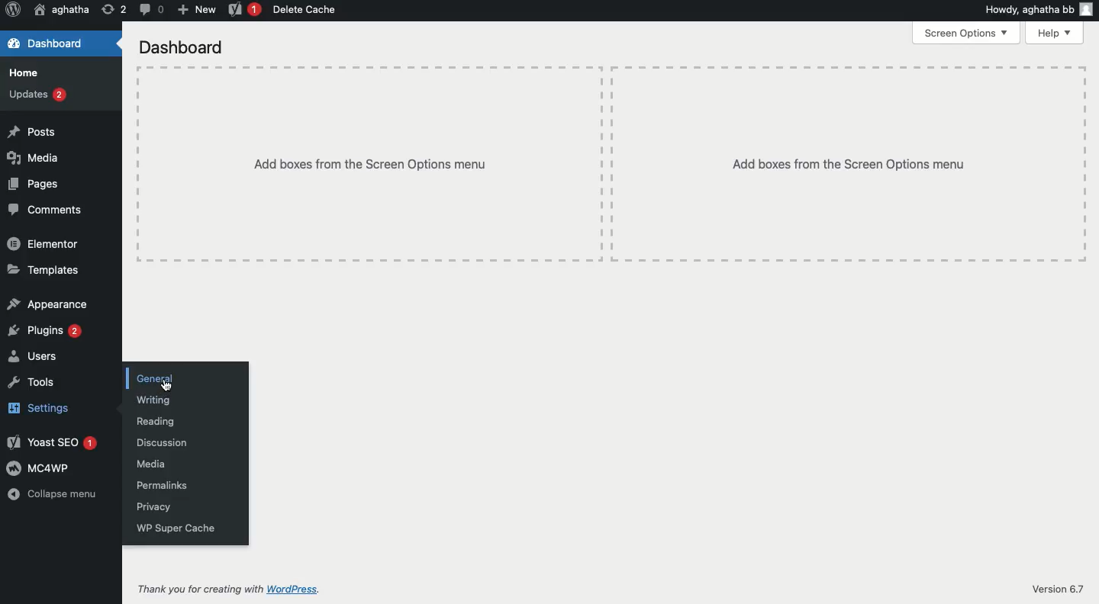 The image size is (1099, 604). What do you see at coordinates (1055, 34) in the screenshot?
I see `Help` at bounding box center [1055, 34].